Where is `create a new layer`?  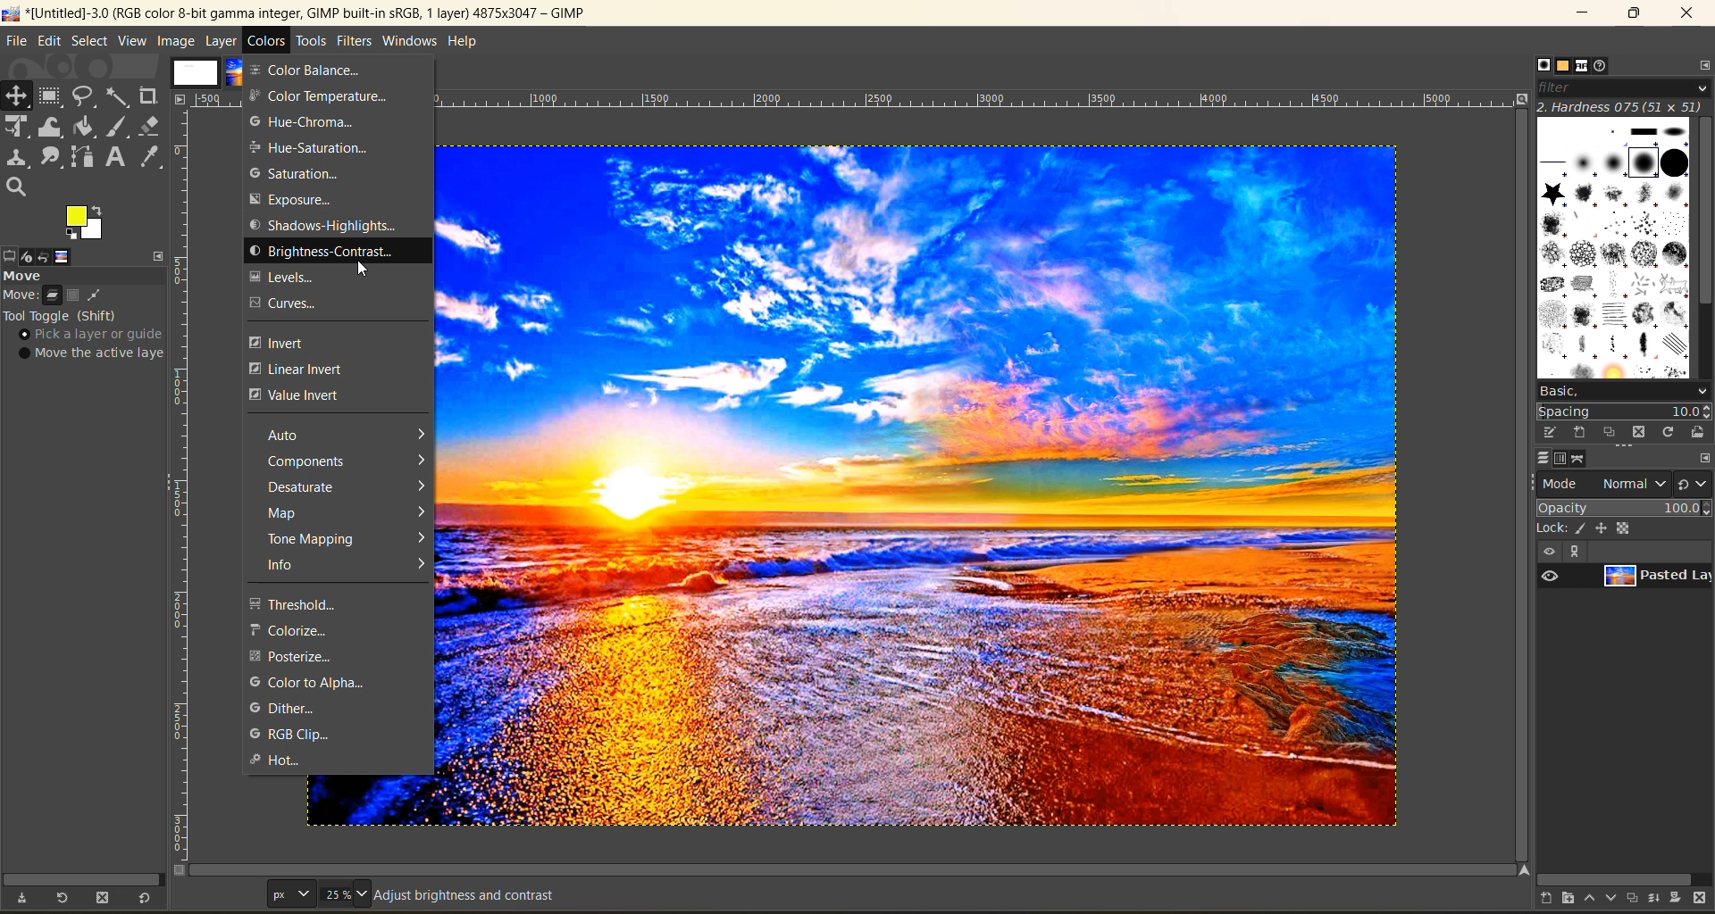
create a new layer is located at coordinates (1552, 901).